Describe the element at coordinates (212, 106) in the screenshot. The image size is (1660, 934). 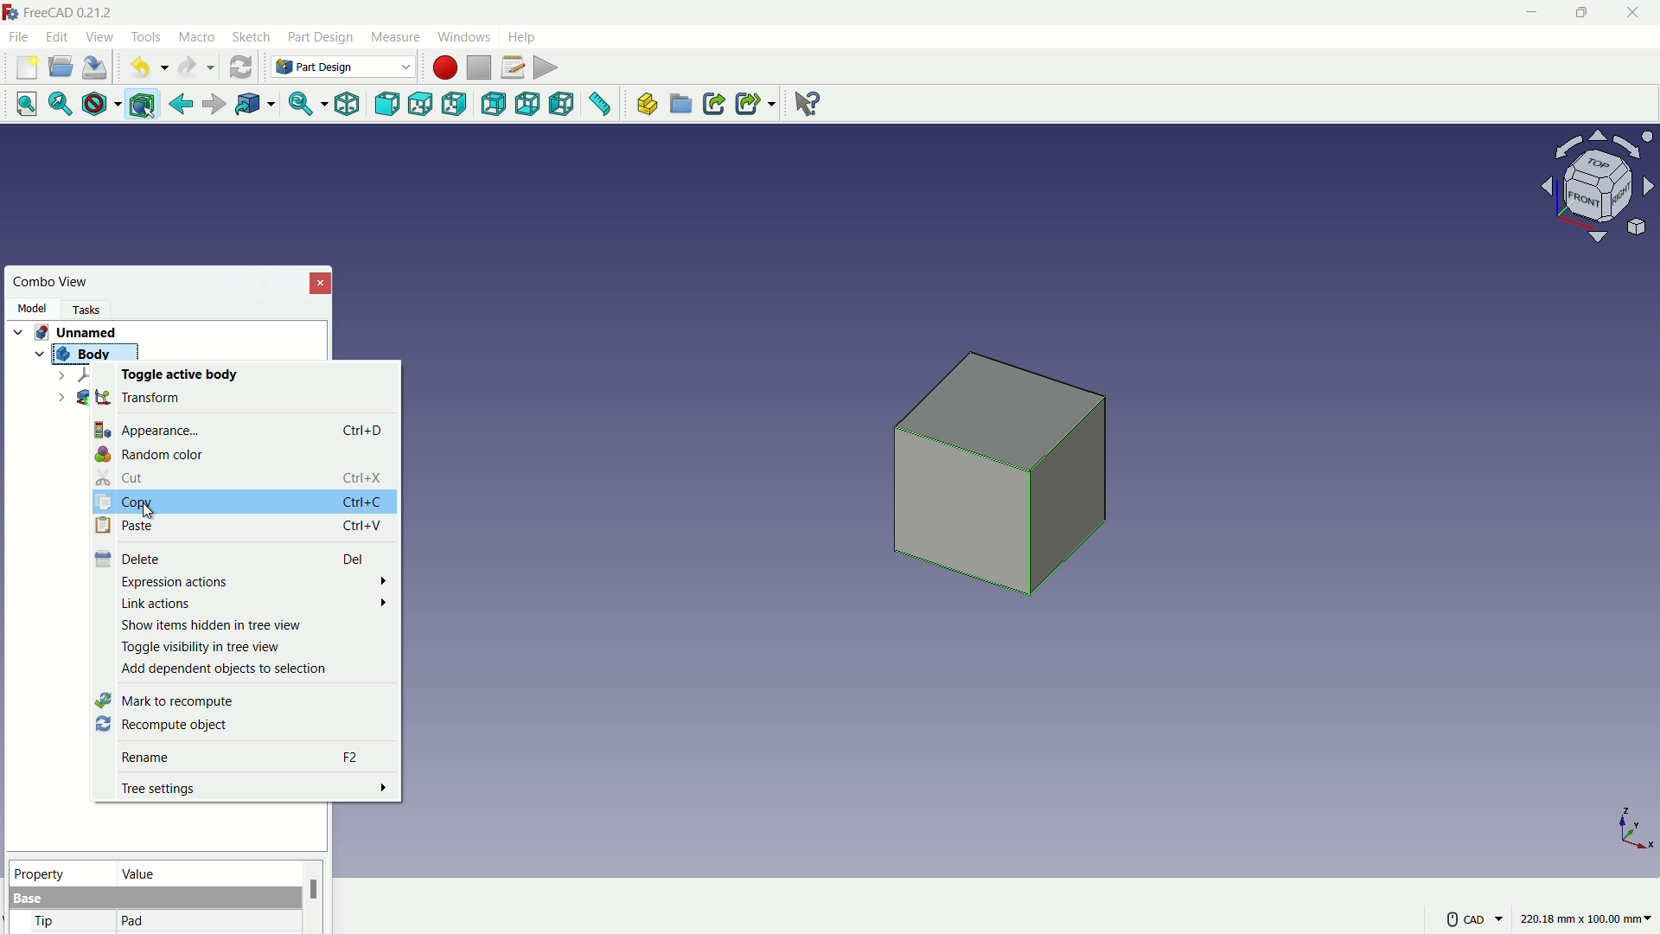
I see `forward` at that location.